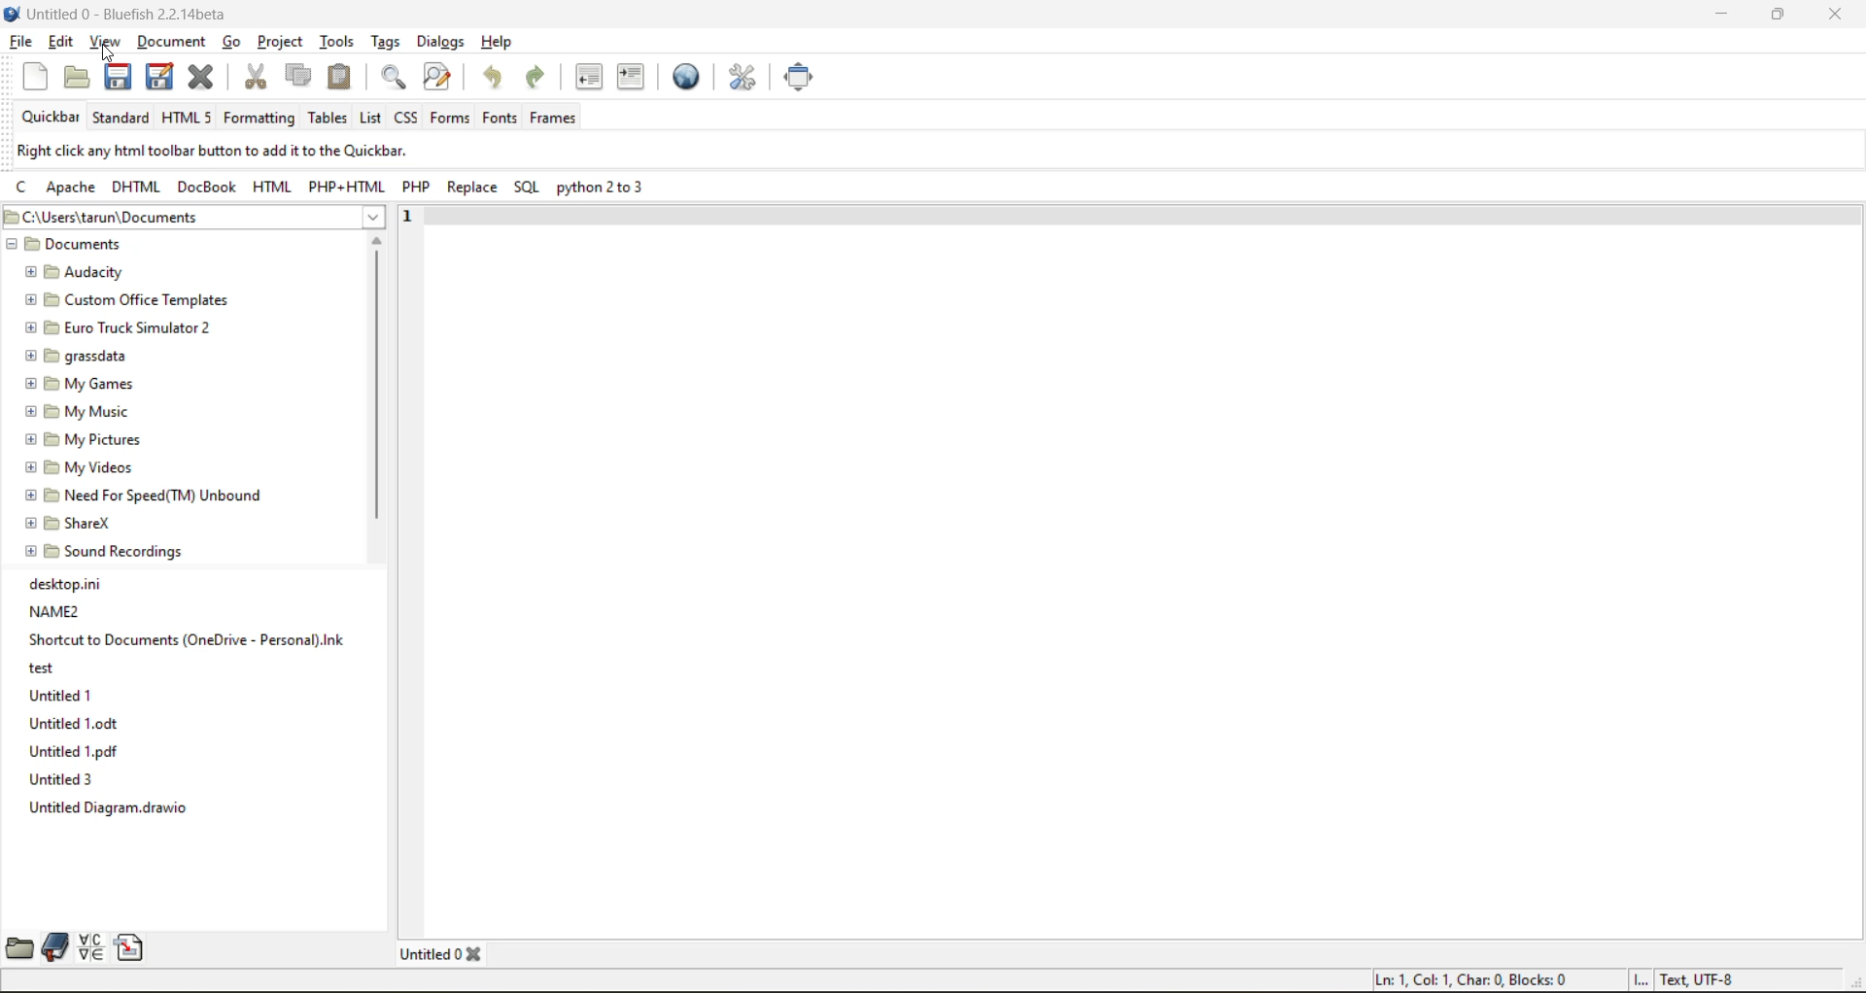 This screenshot has height=993, width=1866. What do you see at coordinates (208, 80) in the screenshot?
I see `close` at bounding box center [208, 80].